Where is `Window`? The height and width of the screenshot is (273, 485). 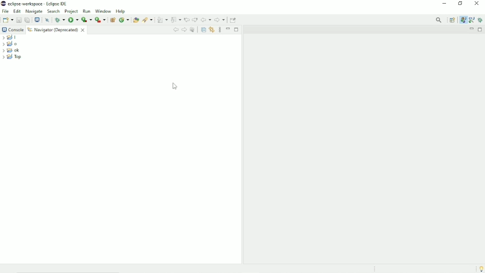
Window is located at coordinates (103, 11).